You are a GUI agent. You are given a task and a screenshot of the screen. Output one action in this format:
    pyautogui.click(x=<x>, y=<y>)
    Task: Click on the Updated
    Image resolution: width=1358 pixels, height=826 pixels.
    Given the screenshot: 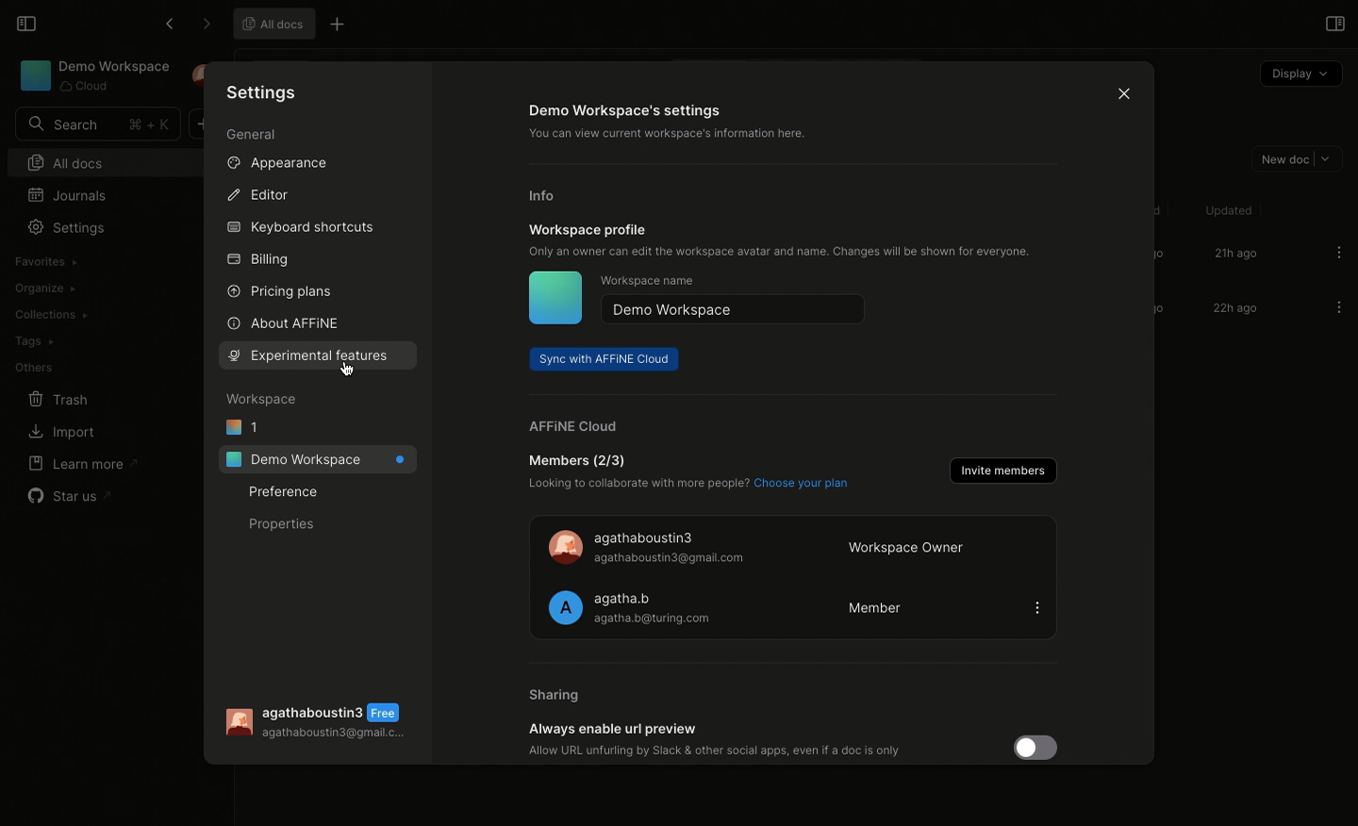 What is the action you would take?
    pyautogui.click(x=1226, y=210)
    